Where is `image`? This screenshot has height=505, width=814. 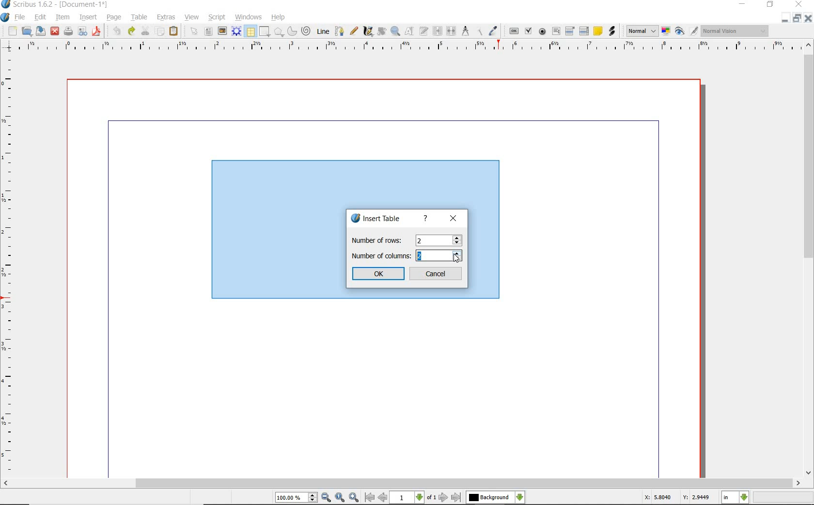
image is located at coordinates (222, 31).